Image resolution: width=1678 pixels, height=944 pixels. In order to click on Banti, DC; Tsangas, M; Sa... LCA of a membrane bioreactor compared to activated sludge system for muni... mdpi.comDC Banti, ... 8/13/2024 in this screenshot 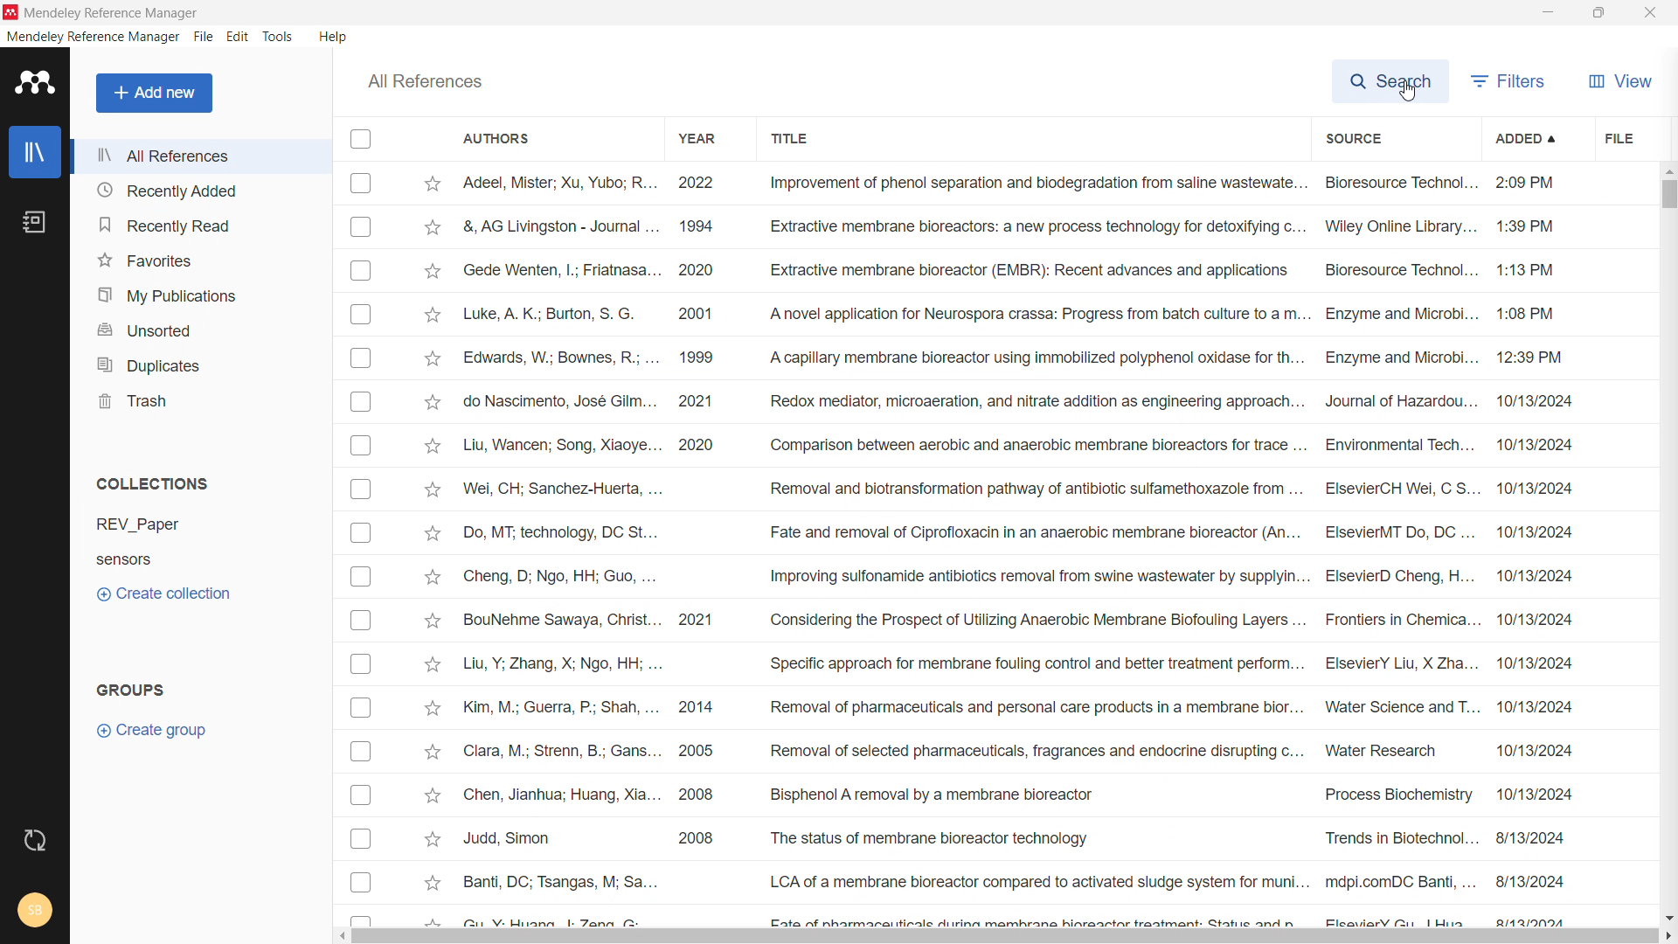, I will do `click(1016, 878)`.